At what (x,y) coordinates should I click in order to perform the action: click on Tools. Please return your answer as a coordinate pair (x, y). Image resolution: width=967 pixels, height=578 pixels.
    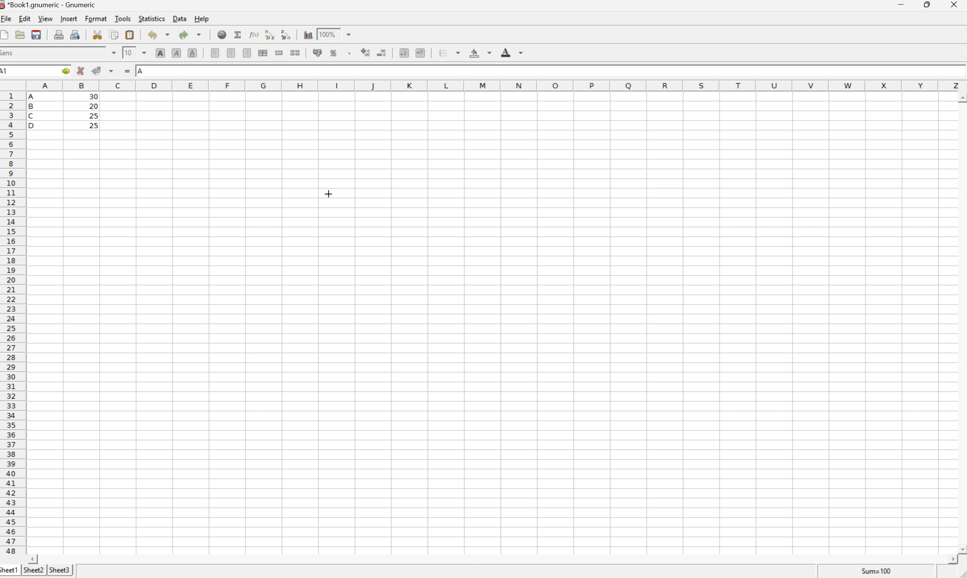
    Looking at the image, I should click on (123, 19).